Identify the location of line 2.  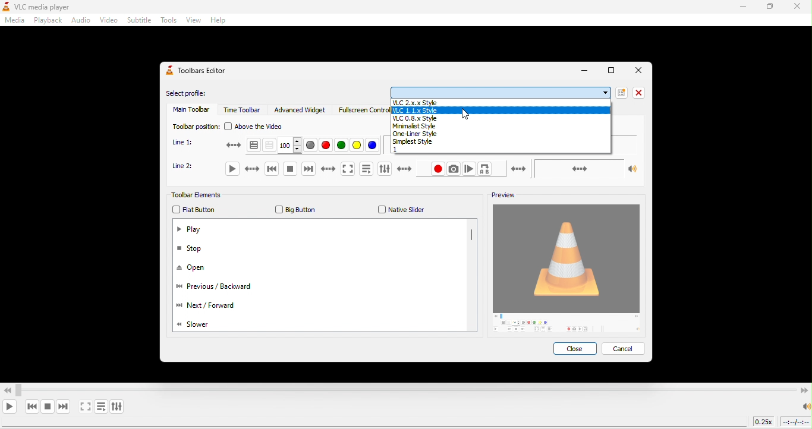
(188, 170).